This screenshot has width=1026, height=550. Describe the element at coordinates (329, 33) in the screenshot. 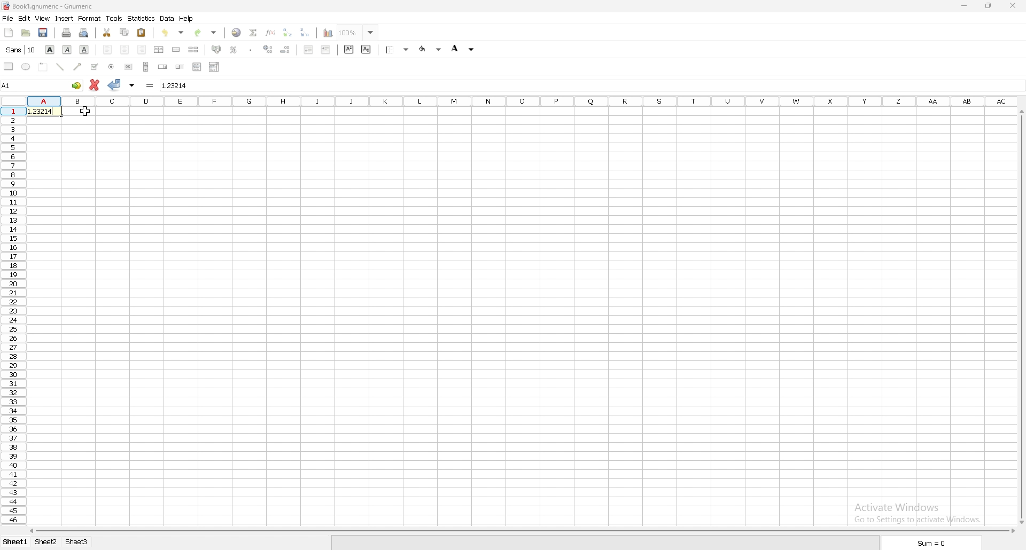

I see `chart` at that location.